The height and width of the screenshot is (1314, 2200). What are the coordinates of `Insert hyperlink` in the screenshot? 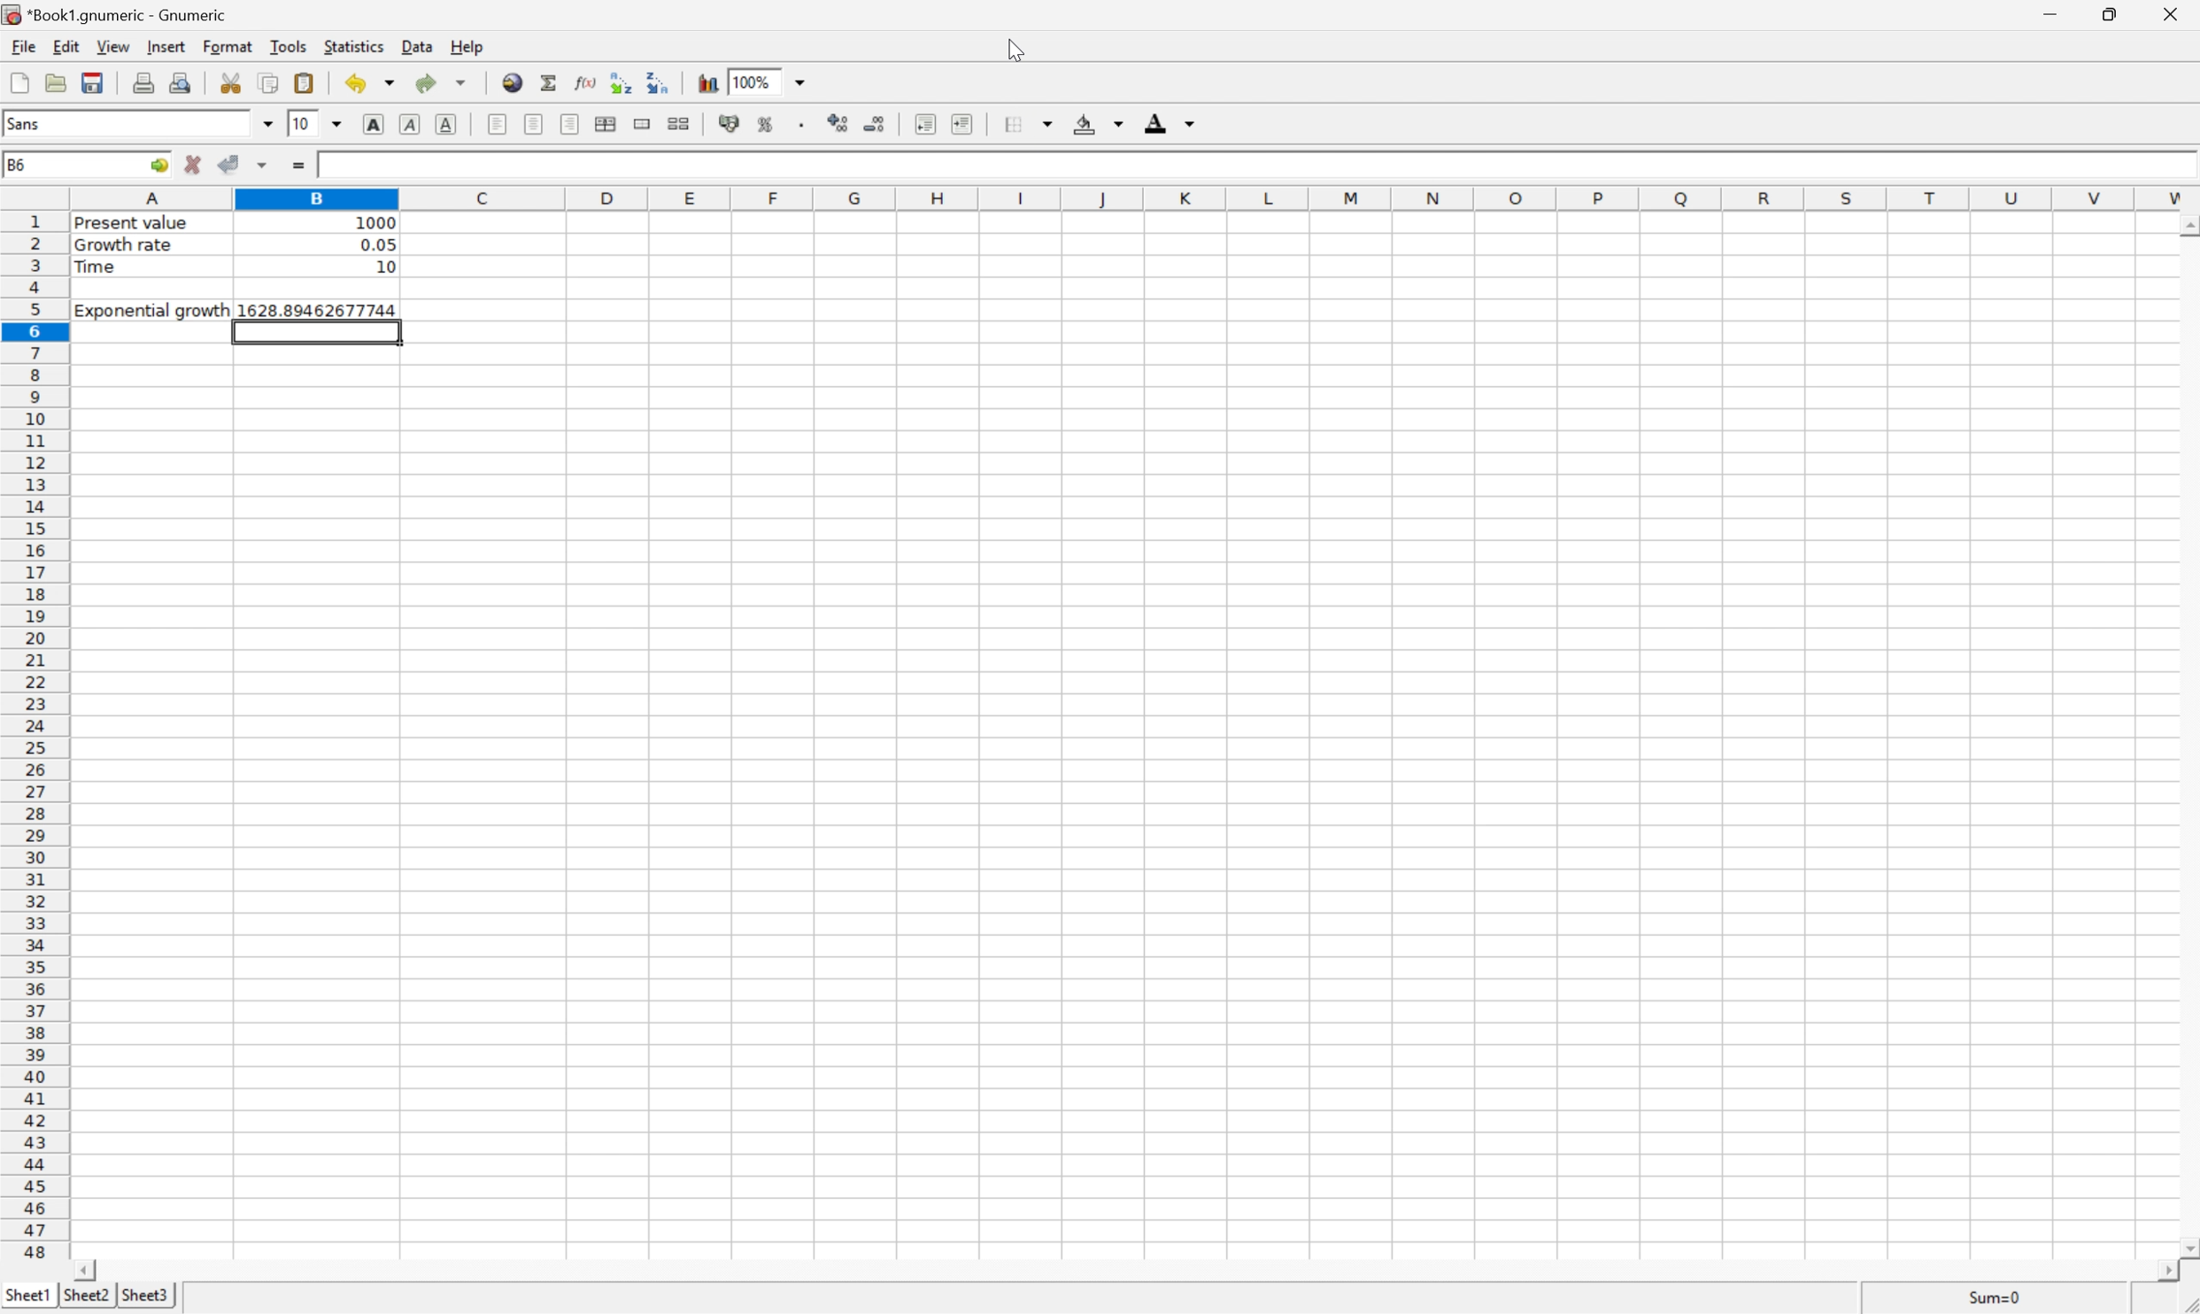 It's located at (513, 83).